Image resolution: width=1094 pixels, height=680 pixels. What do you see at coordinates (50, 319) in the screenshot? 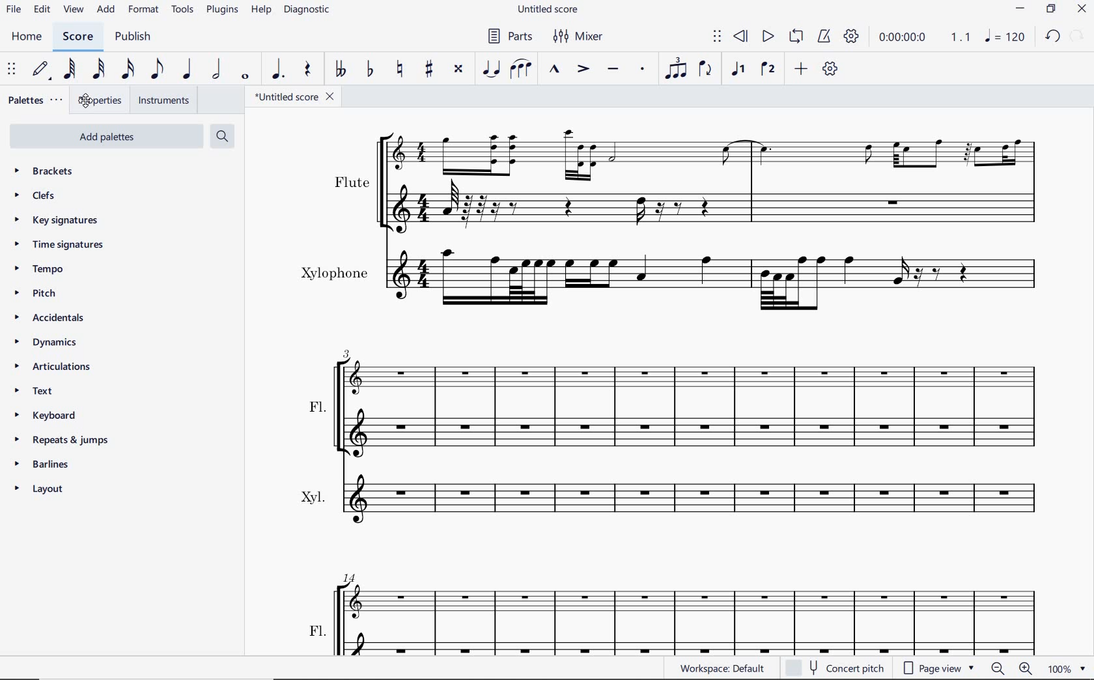
I see `accidentals` at bounding box center [50, 319].